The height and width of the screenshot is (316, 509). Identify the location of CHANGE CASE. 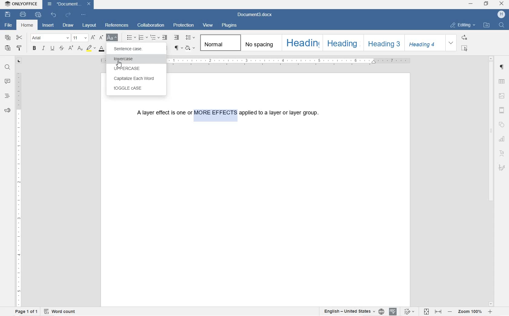
(112, 38).